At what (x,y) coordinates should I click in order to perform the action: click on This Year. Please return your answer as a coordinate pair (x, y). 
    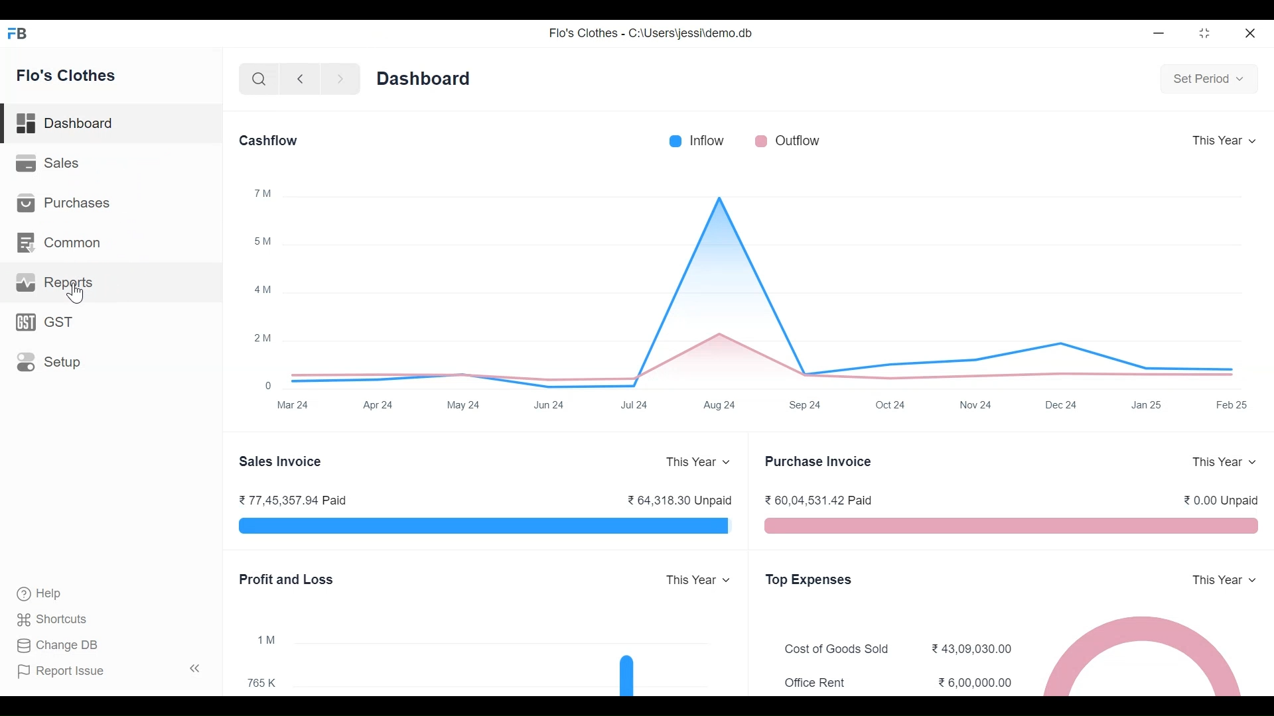
    Looking at the image, I should click on (1224, 142).